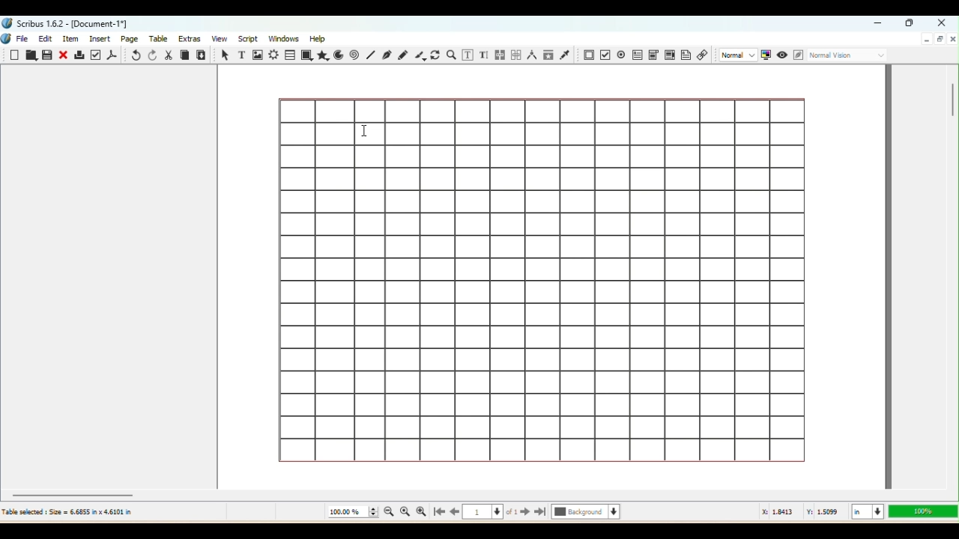  What do you see at coordinates (452, 54) in the screenshot?
I see `Zoom In or Out` at bounding box center [452, 54].